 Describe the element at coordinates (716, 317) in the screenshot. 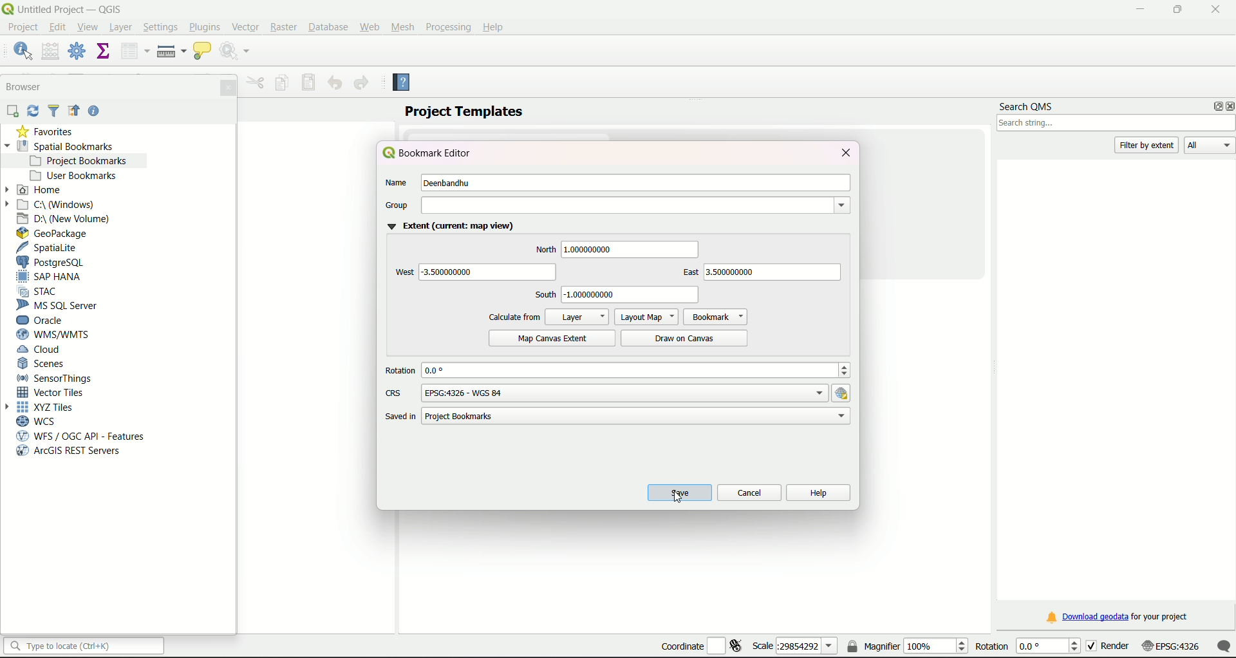

I see `Bookmark` at that location.